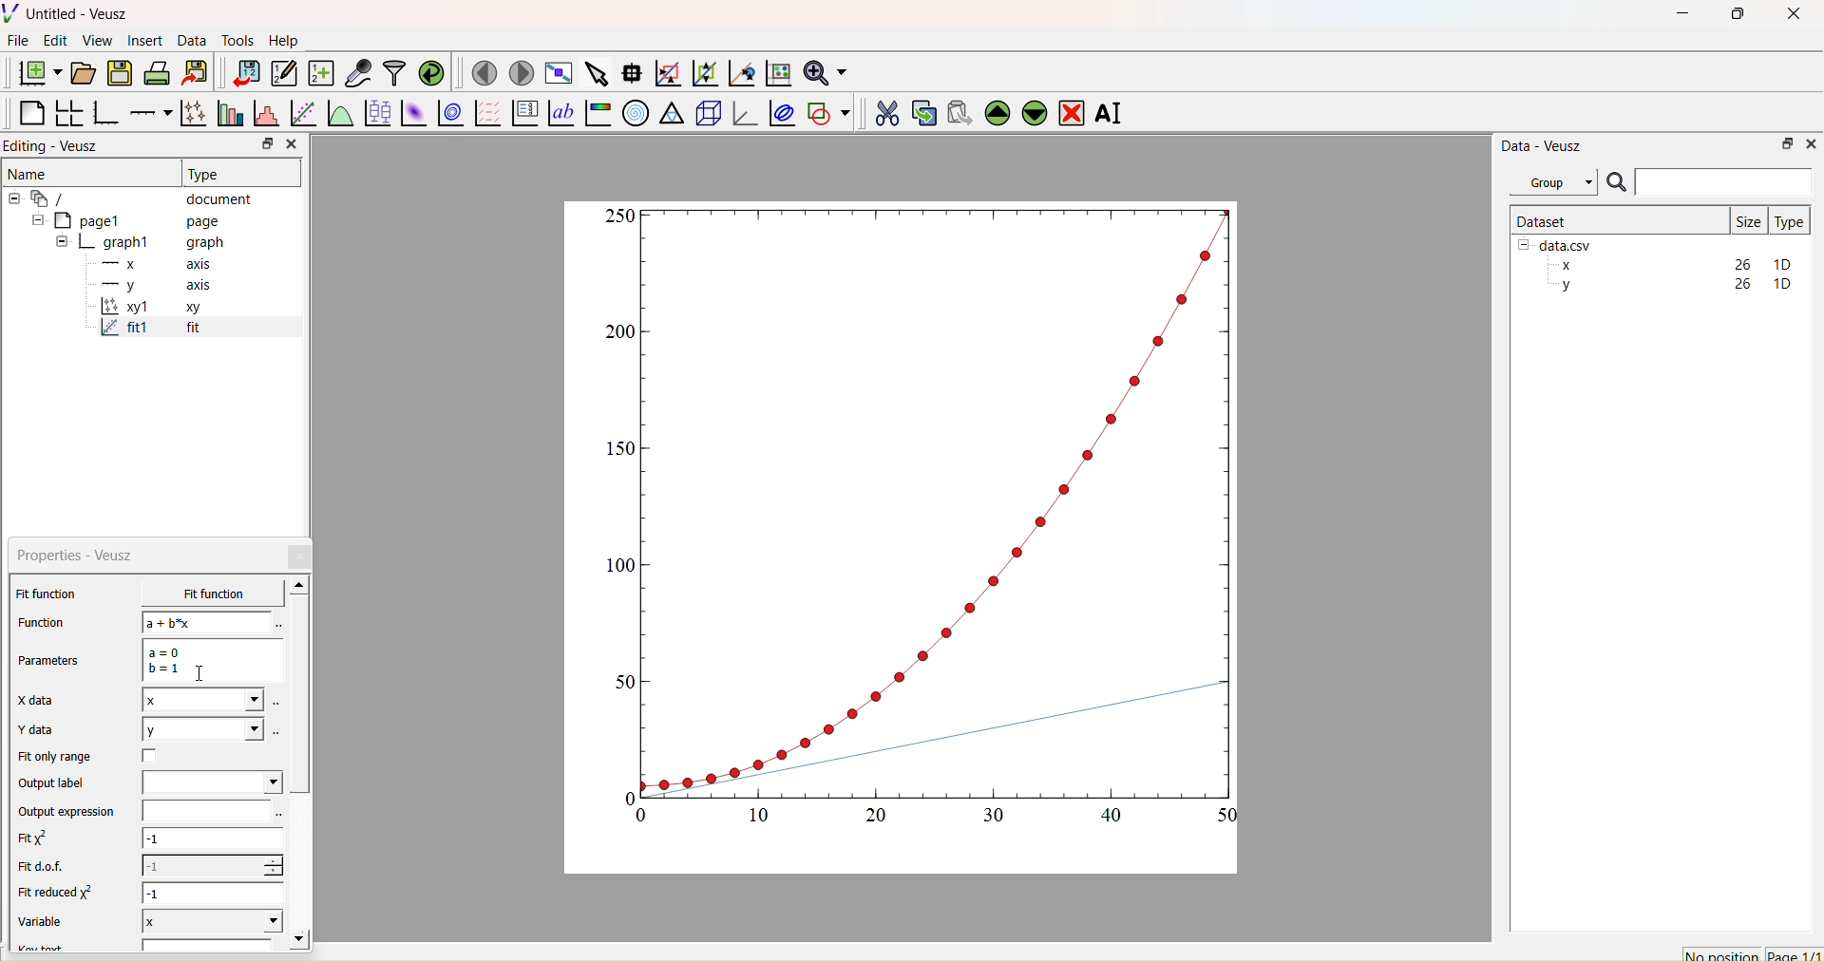 The height and width of the screenshot is (961, 1824). What do you see at coordinates (207, 622) in the screenshot?
I see `a+b*x` at bounding box center [207, 622].